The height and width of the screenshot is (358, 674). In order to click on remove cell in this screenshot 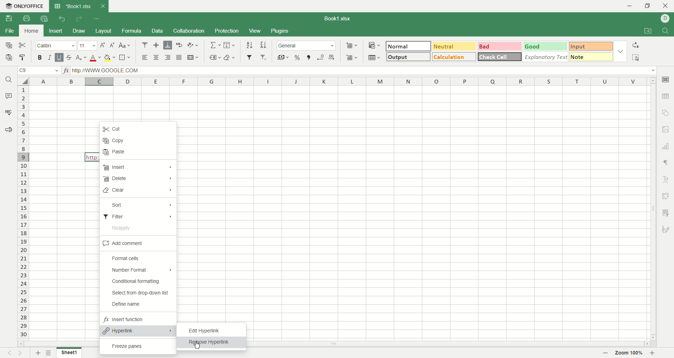, I will do `click(351, 57)`.